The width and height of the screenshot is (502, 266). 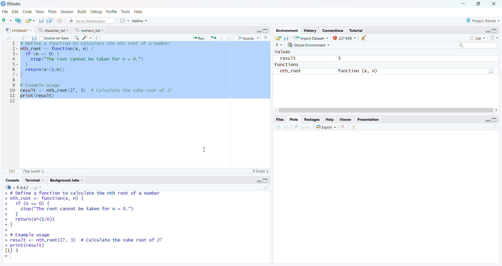 What do you see at coordinates (96, 12) in the screenshot?
I see `Debug` at bounding box center [96, 12].